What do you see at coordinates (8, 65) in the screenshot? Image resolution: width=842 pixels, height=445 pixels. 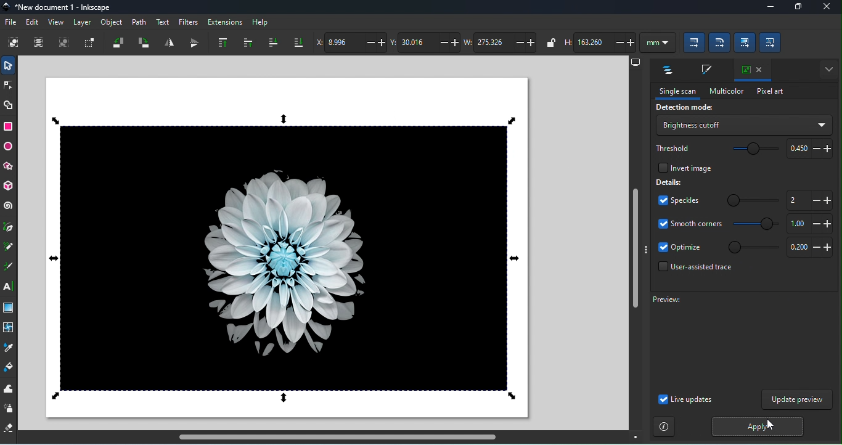 I see `Selector tool` at bounding box center [8, 65].